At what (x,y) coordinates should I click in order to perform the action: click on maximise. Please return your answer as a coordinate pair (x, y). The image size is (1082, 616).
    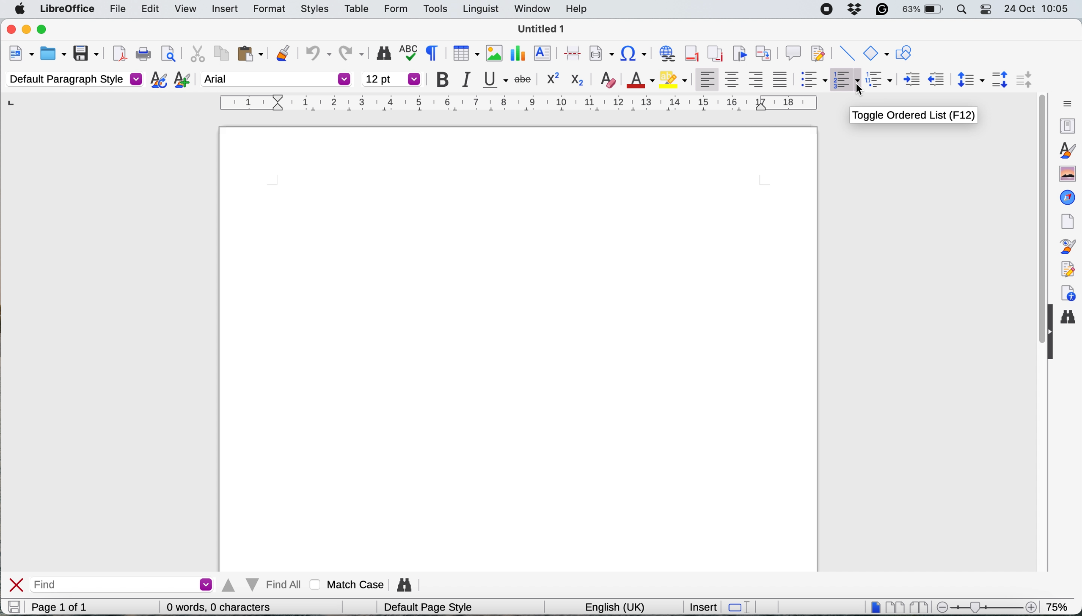
    Looking at the image, I should click on (44, 30).